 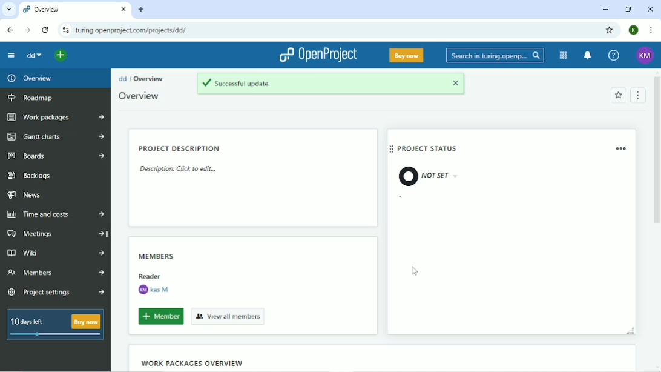 What do you see at coordinates (75, 10) in the screenshot?
I see `Current tab` at bounding box center [75, 10].